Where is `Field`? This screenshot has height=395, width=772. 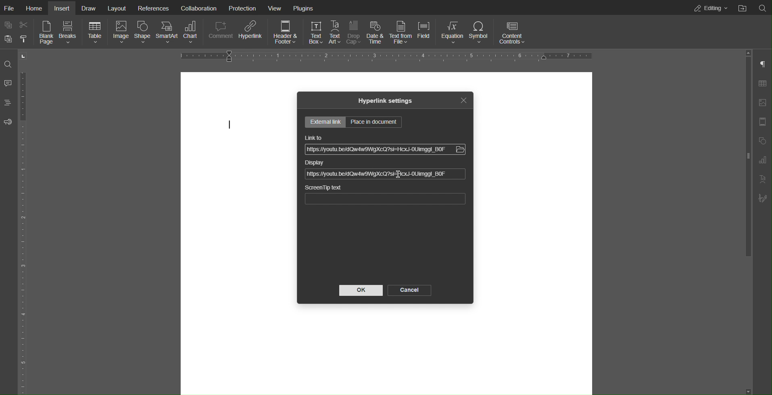 Field is located at coordinates (426, 33).